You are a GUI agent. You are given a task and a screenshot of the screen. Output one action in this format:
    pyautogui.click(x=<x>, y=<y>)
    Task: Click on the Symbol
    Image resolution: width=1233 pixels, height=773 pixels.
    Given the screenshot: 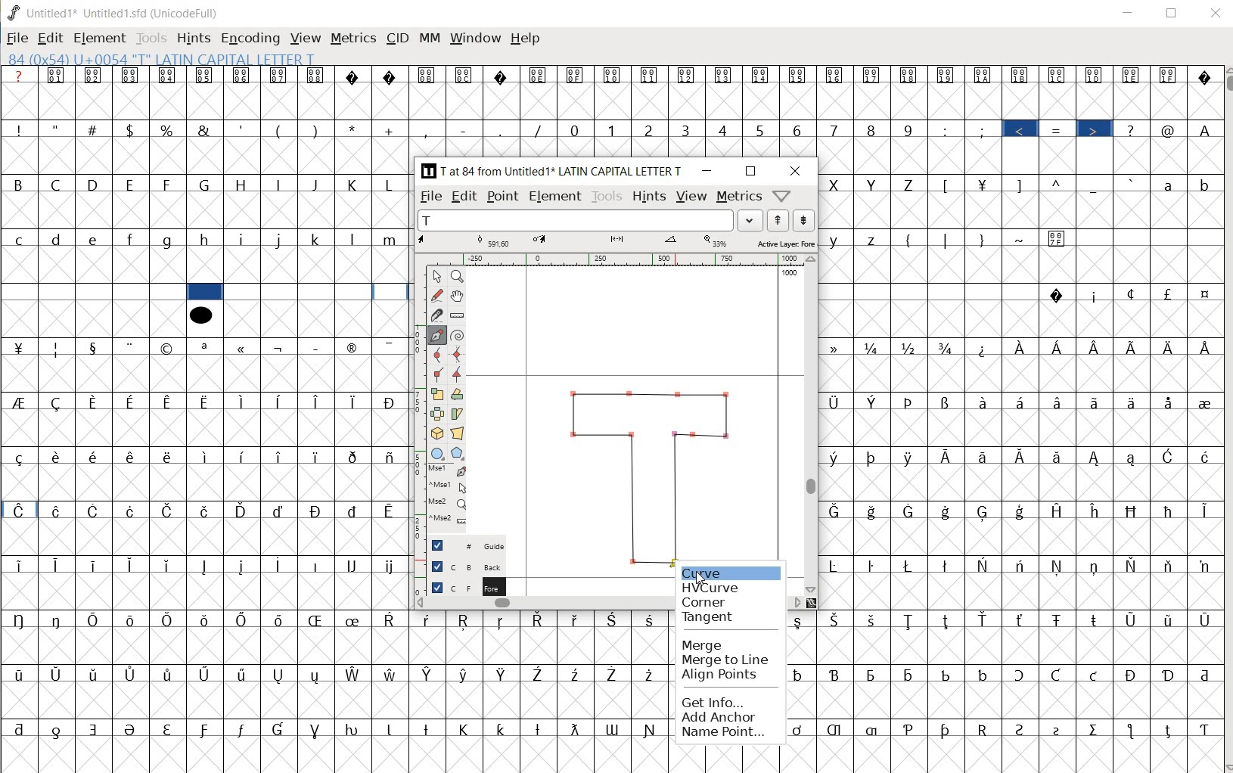 What is the action you would take?
    pyautogui.click(x=355, y=565)
    